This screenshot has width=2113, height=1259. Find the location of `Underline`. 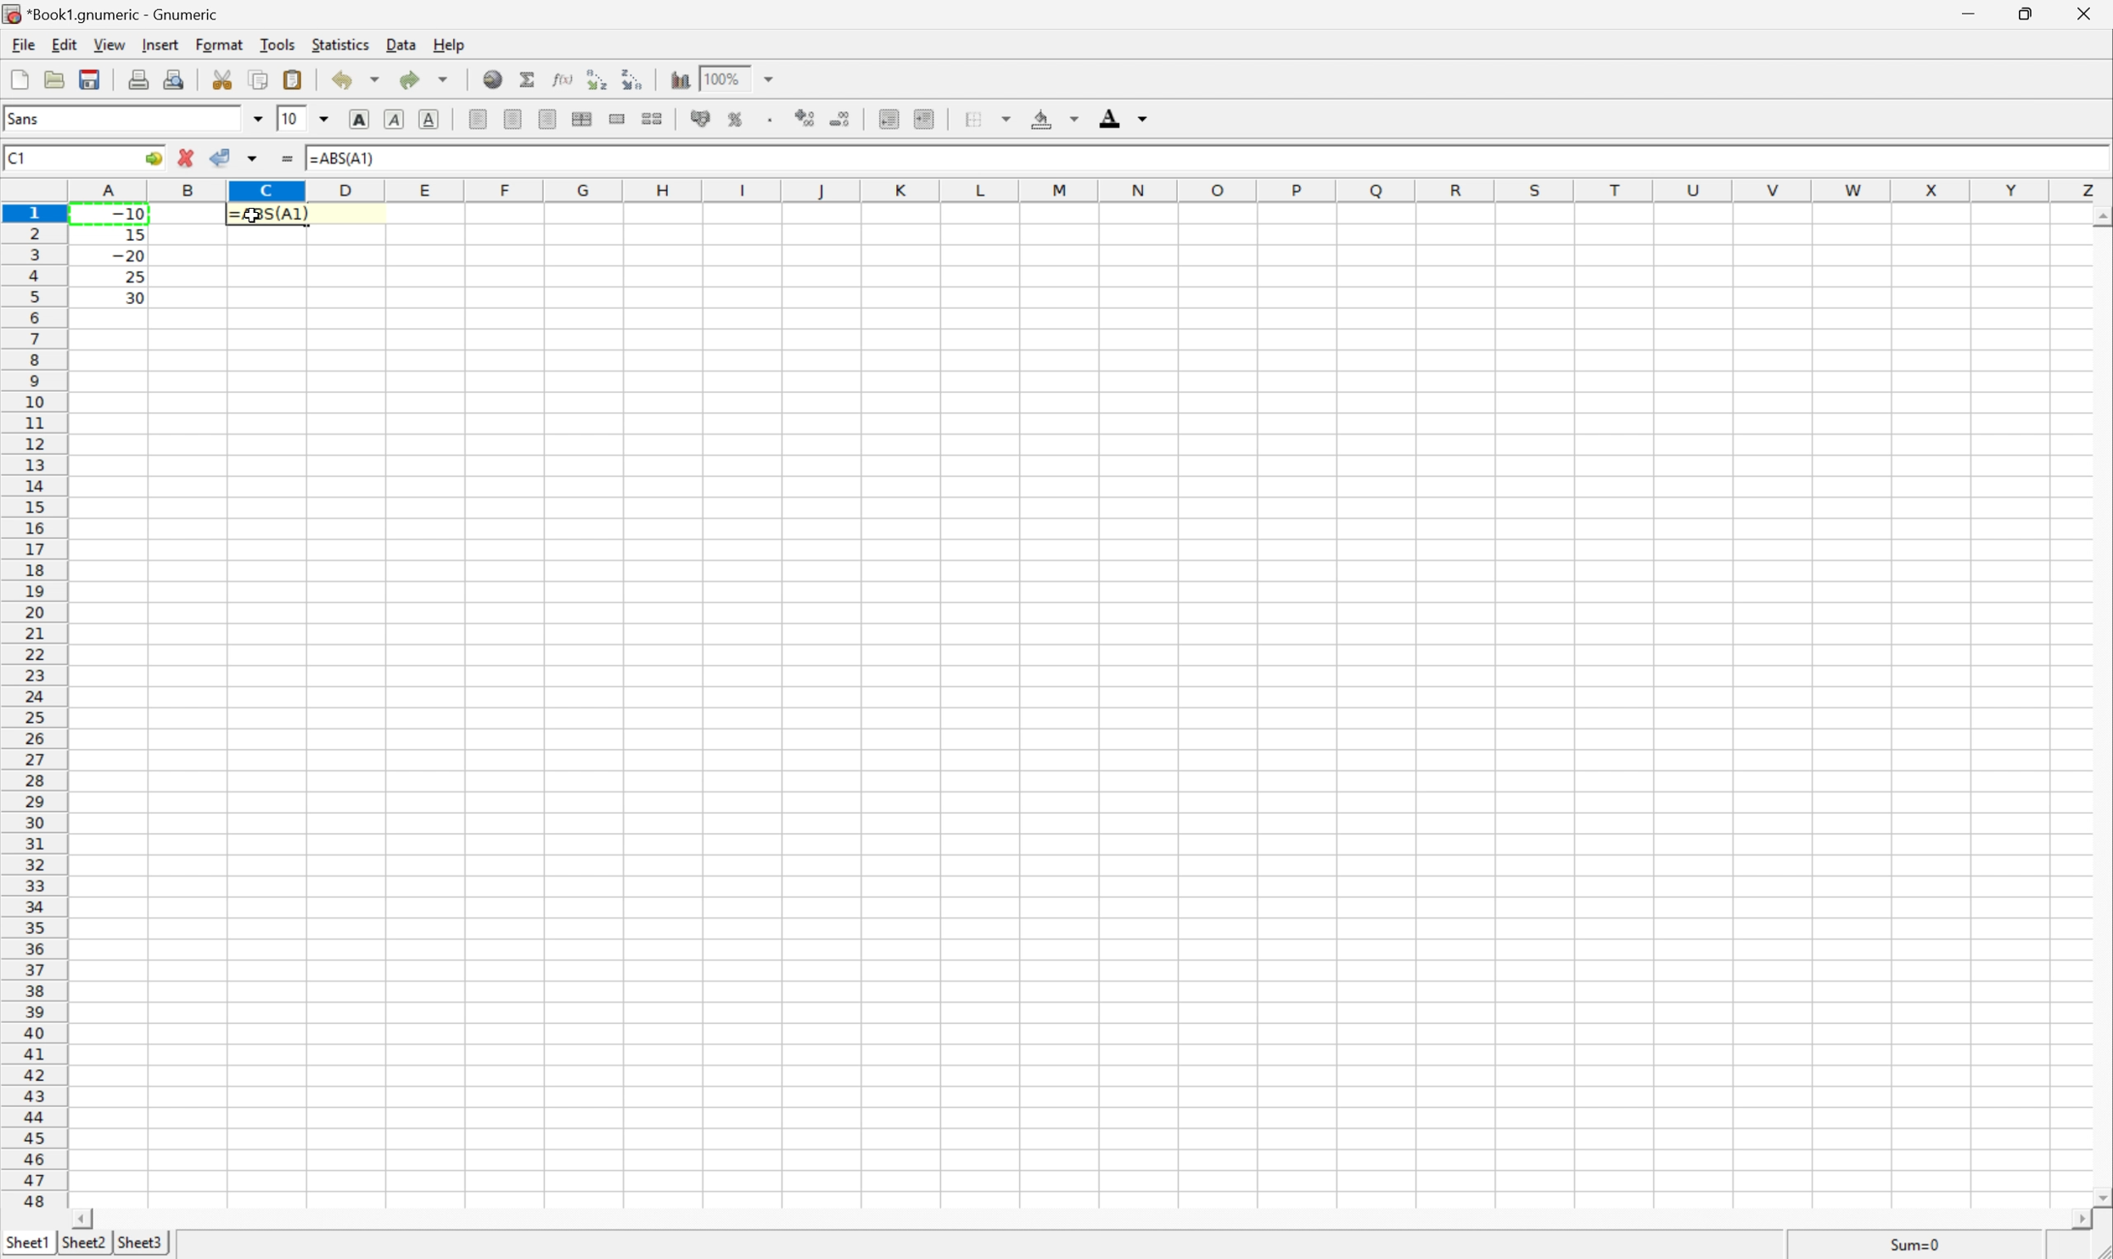

Underline is located at coordinates (432, 117).